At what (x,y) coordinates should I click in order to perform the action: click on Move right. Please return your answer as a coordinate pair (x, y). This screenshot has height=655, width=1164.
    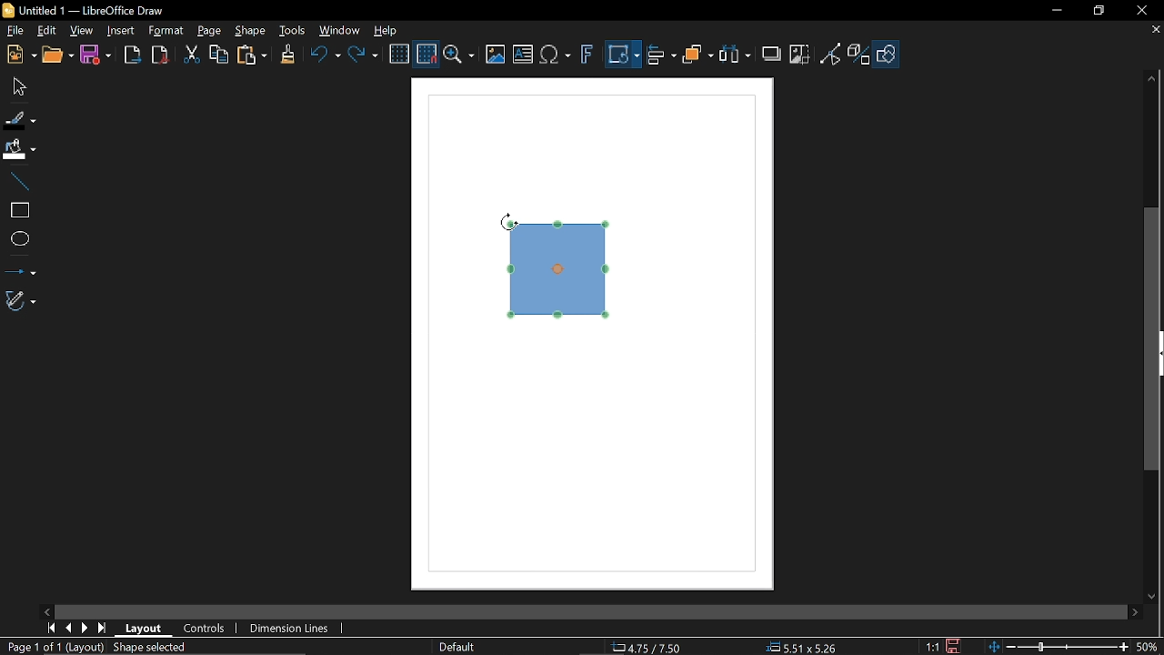
    Looking at the image, I should click on (1132, 612).